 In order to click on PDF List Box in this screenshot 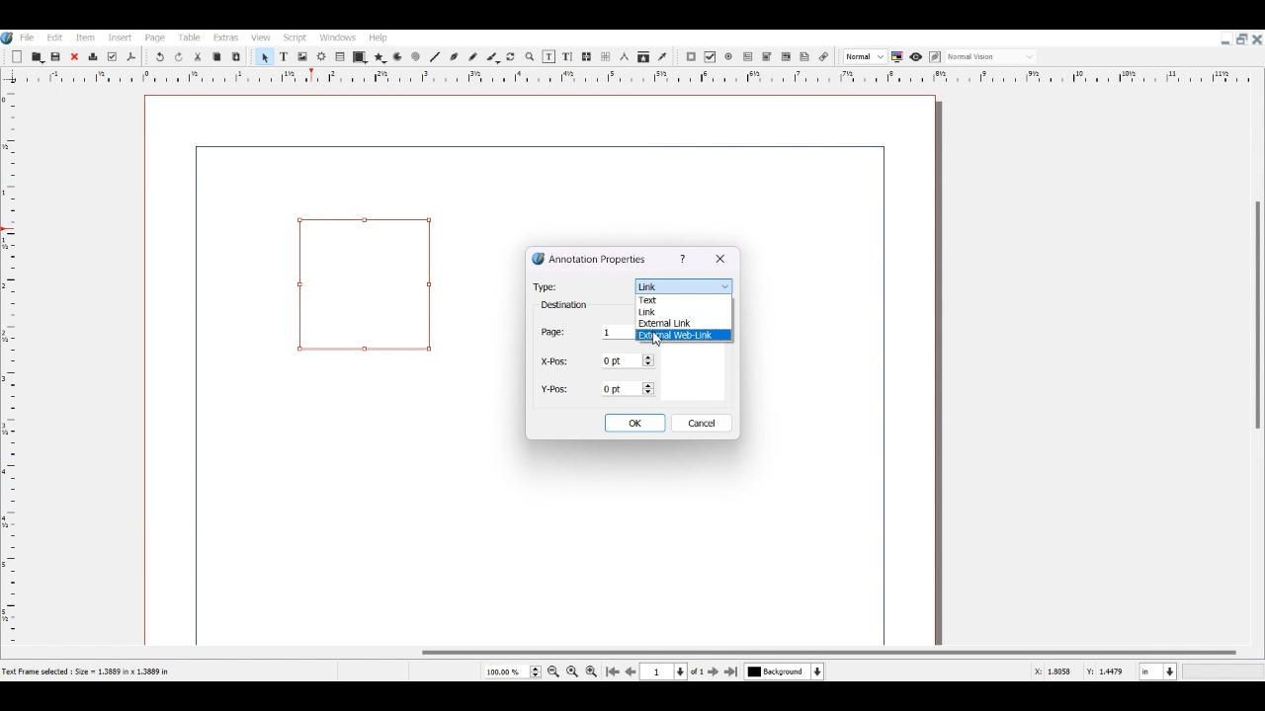, I will do `click(786, 57)`.